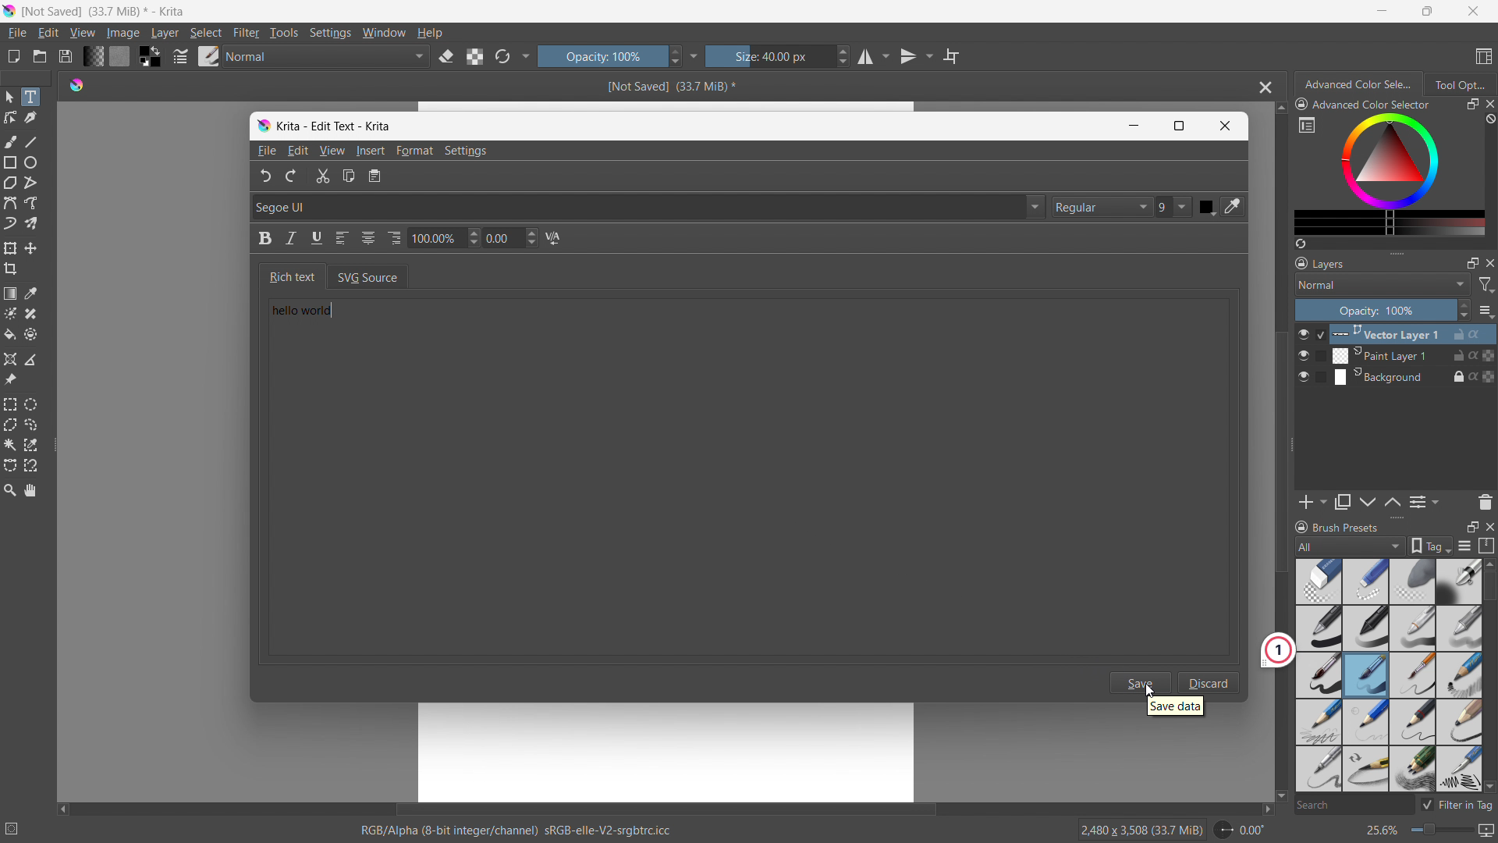 The width and height of the screenshot is (1498, 843). Describe the element at coordinates (10, 380) in the screenshot. I see `reference images tool` at that location.